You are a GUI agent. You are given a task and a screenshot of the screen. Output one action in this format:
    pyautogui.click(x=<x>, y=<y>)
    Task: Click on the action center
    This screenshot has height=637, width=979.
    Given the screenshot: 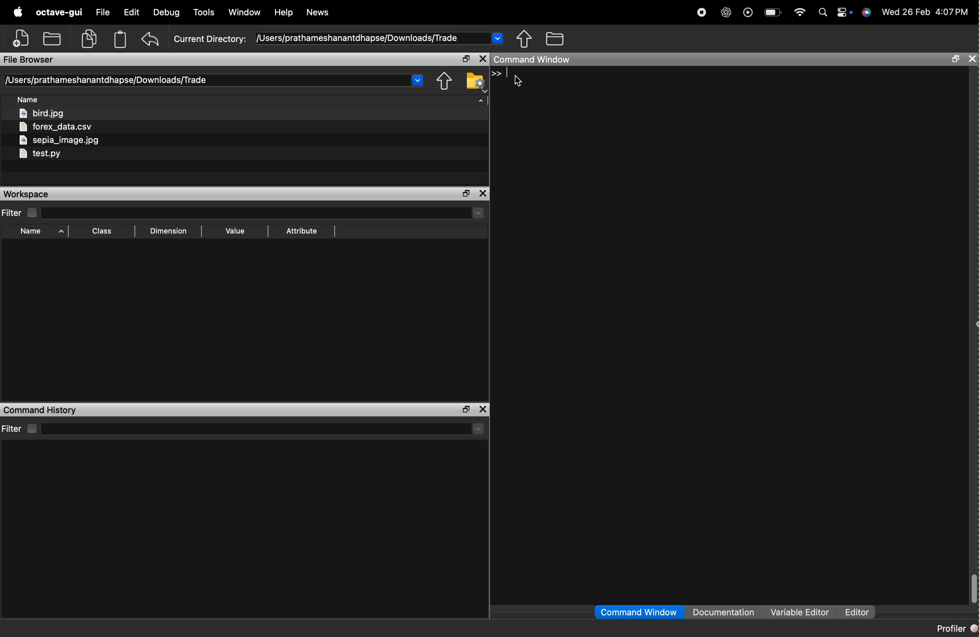 What is the action you would take?
    pyautogui.click(x=845, y=13)
    